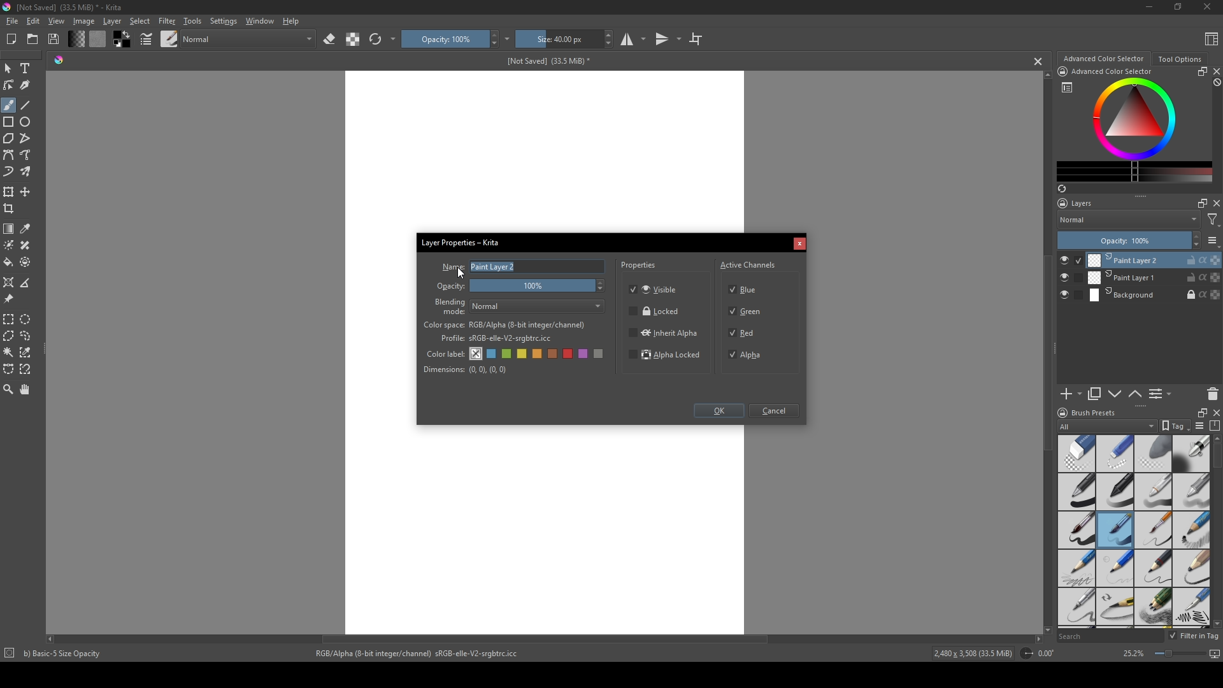 This screenshot has width=1223, height=688. I want to click on blending tool, so click(1191, 453).